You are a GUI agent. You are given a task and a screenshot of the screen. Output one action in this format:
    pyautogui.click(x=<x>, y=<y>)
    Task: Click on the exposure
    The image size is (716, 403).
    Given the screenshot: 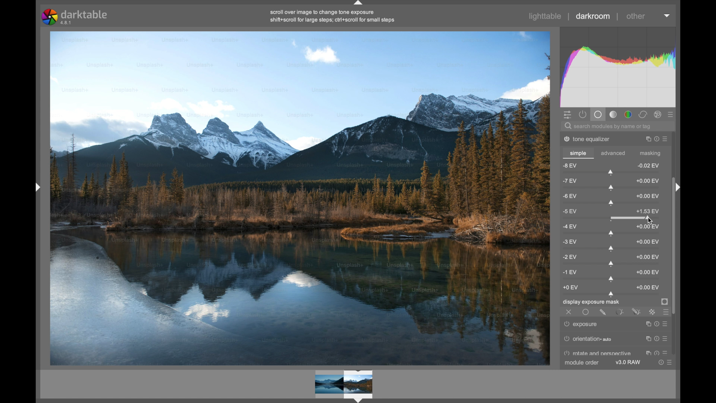 What is the action you would take?
    pyautogui.click(x=581, y=324)
    